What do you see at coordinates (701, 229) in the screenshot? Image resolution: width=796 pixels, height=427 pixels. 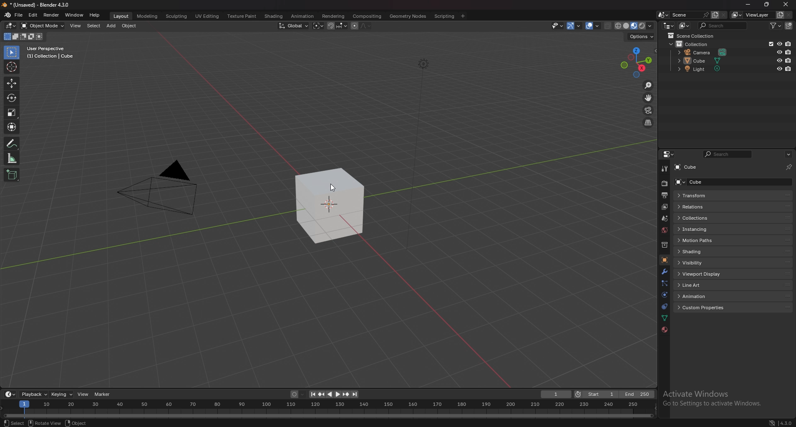 I see `instancing` at bounding box center [701, 229].